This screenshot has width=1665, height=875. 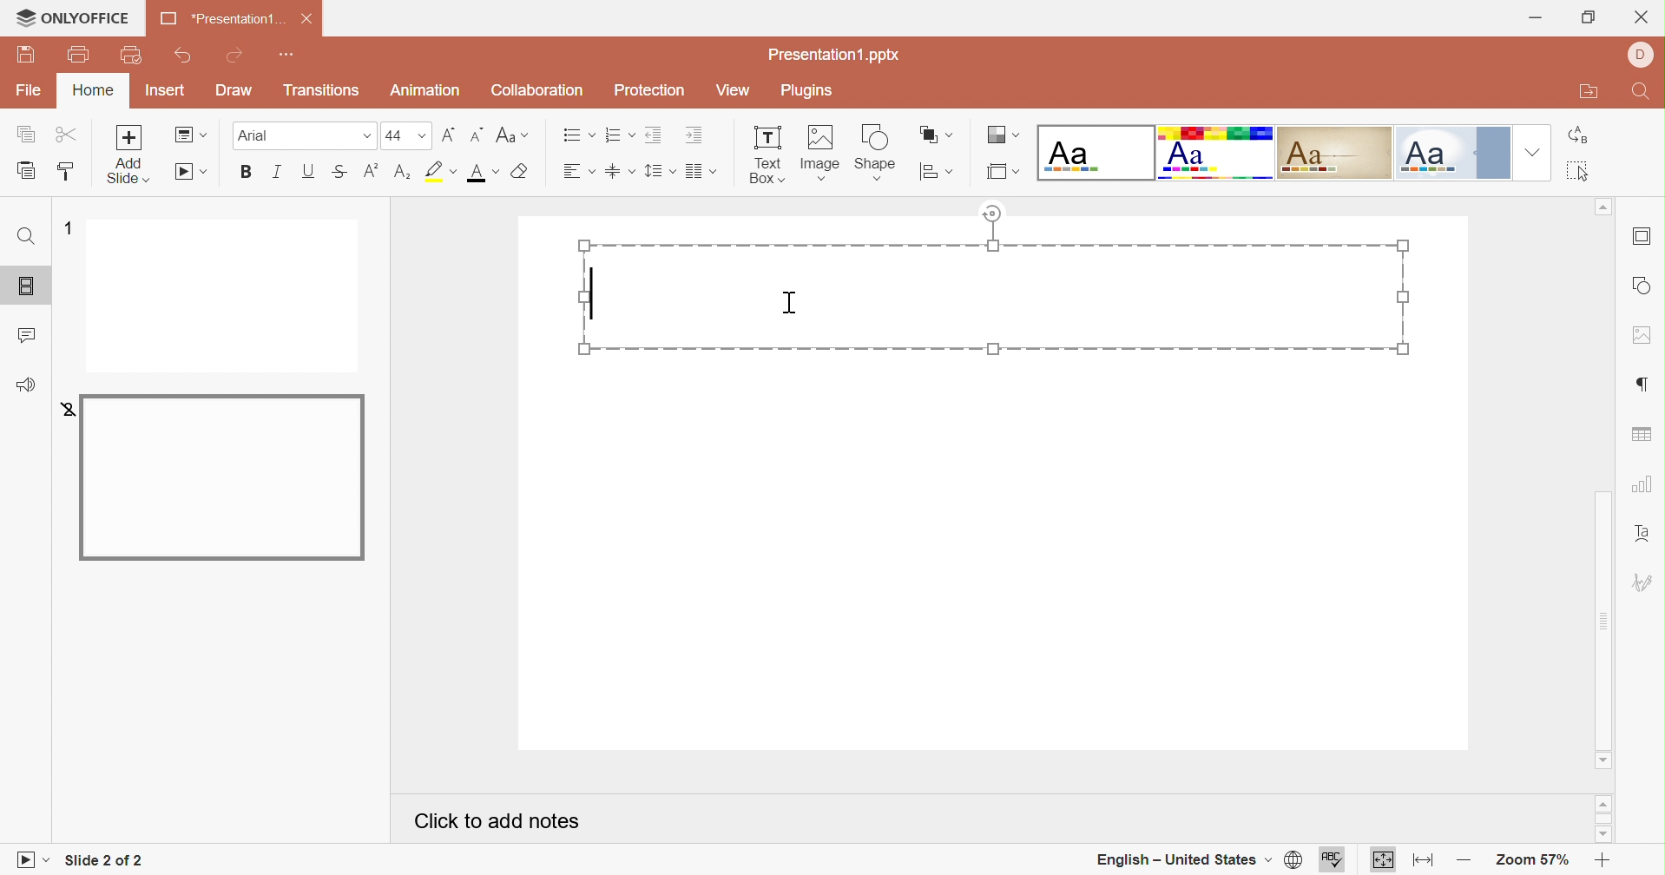 I want to click on ONLYOFFICE, so click(x=73, y=17).